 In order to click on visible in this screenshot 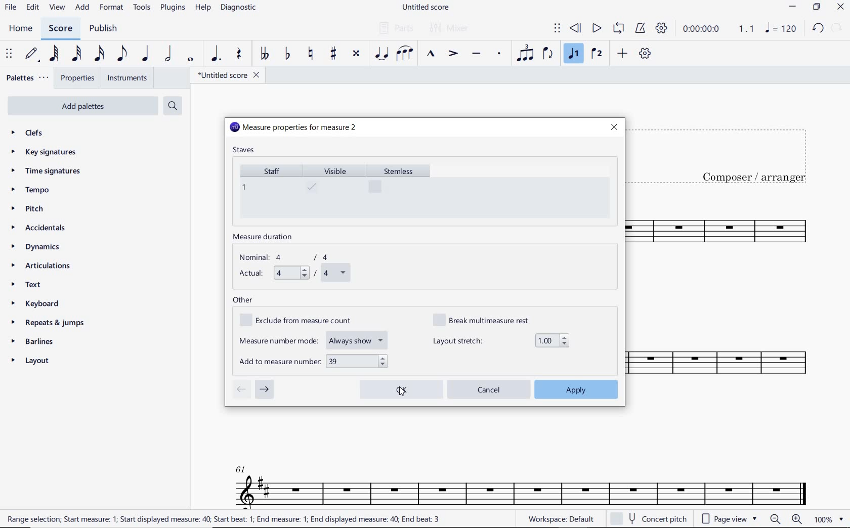, I will do `click(335, 191)`.